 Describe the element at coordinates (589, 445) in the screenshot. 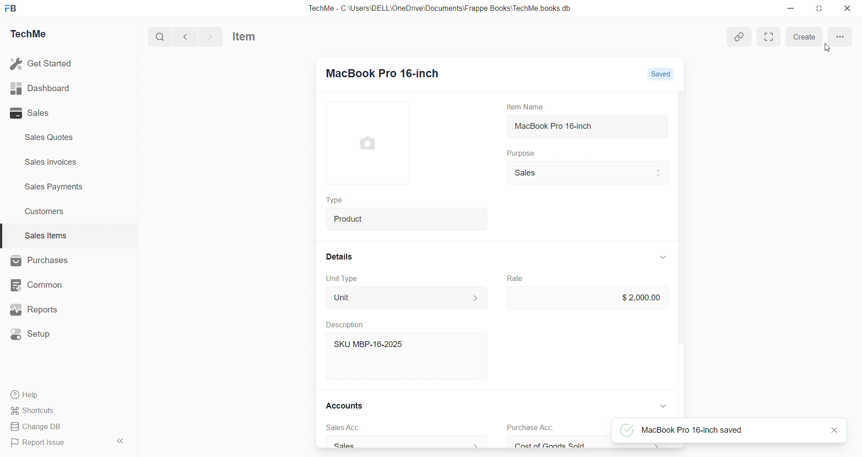

I see `Cost of Goods Sold` at that location.